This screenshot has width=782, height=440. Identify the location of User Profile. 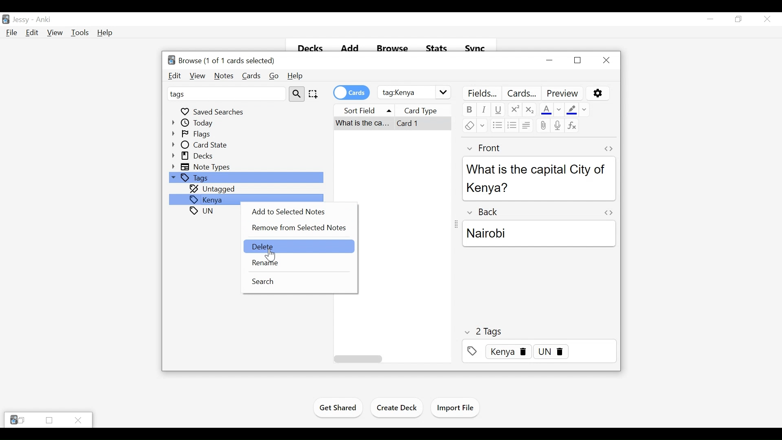
(21, 20).